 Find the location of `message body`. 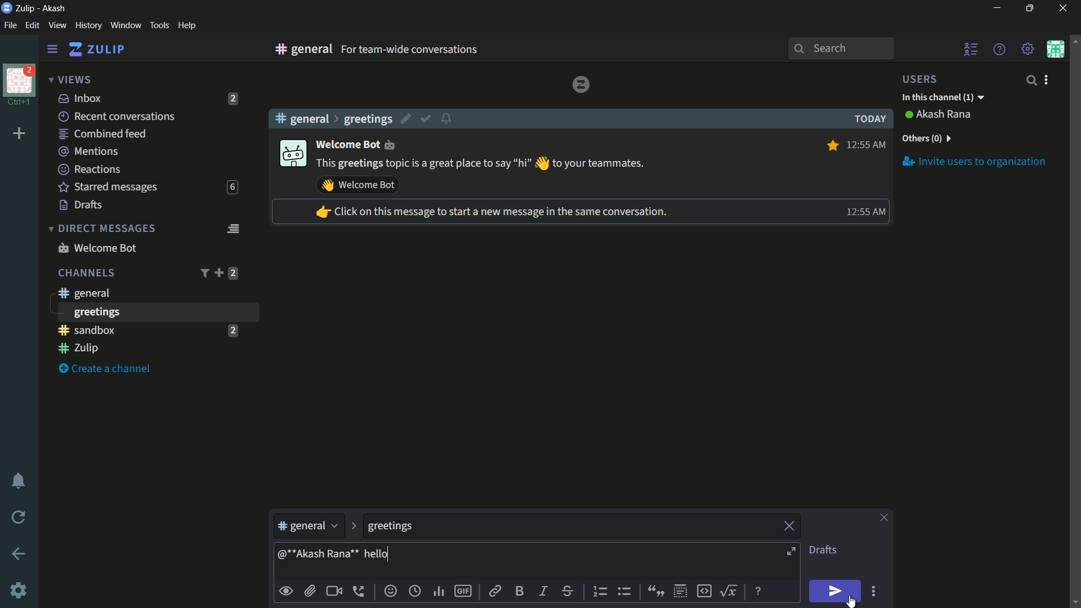

message body is located at coordinates (586, 562).